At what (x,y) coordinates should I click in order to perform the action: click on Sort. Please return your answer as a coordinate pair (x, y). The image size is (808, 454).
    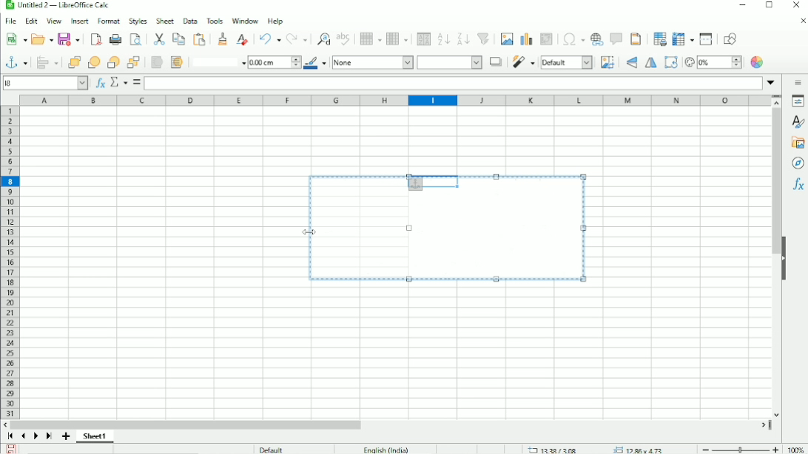
    Looking at the image, I should click on (422, 38).